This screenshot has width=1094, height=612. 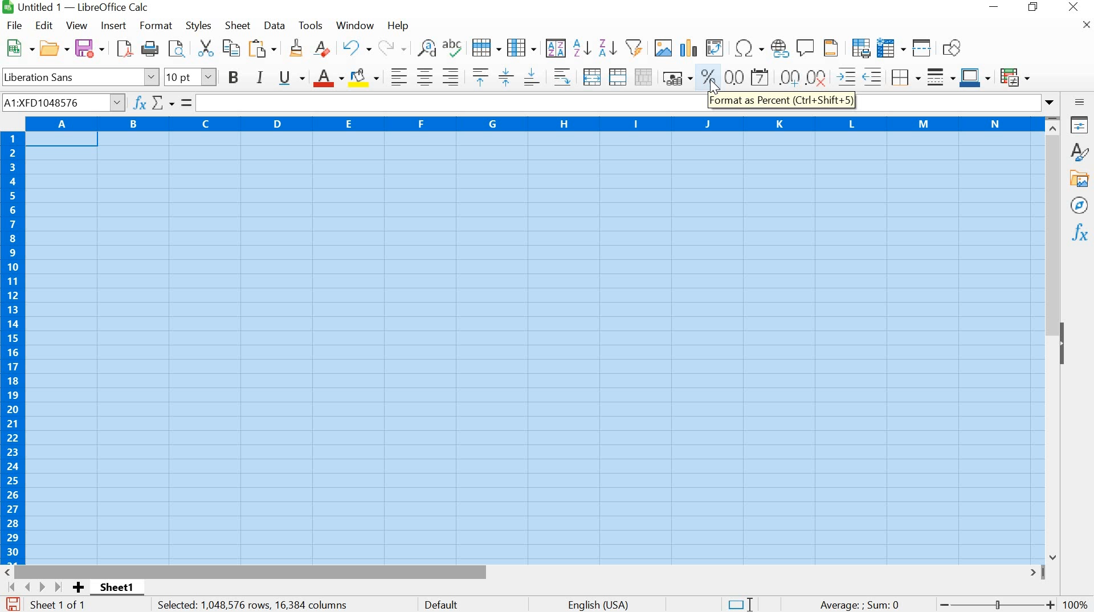 What do you see at coordinates (451, 77) in the screenshot?
I see `Align Right` at bounding box center [451, 77].